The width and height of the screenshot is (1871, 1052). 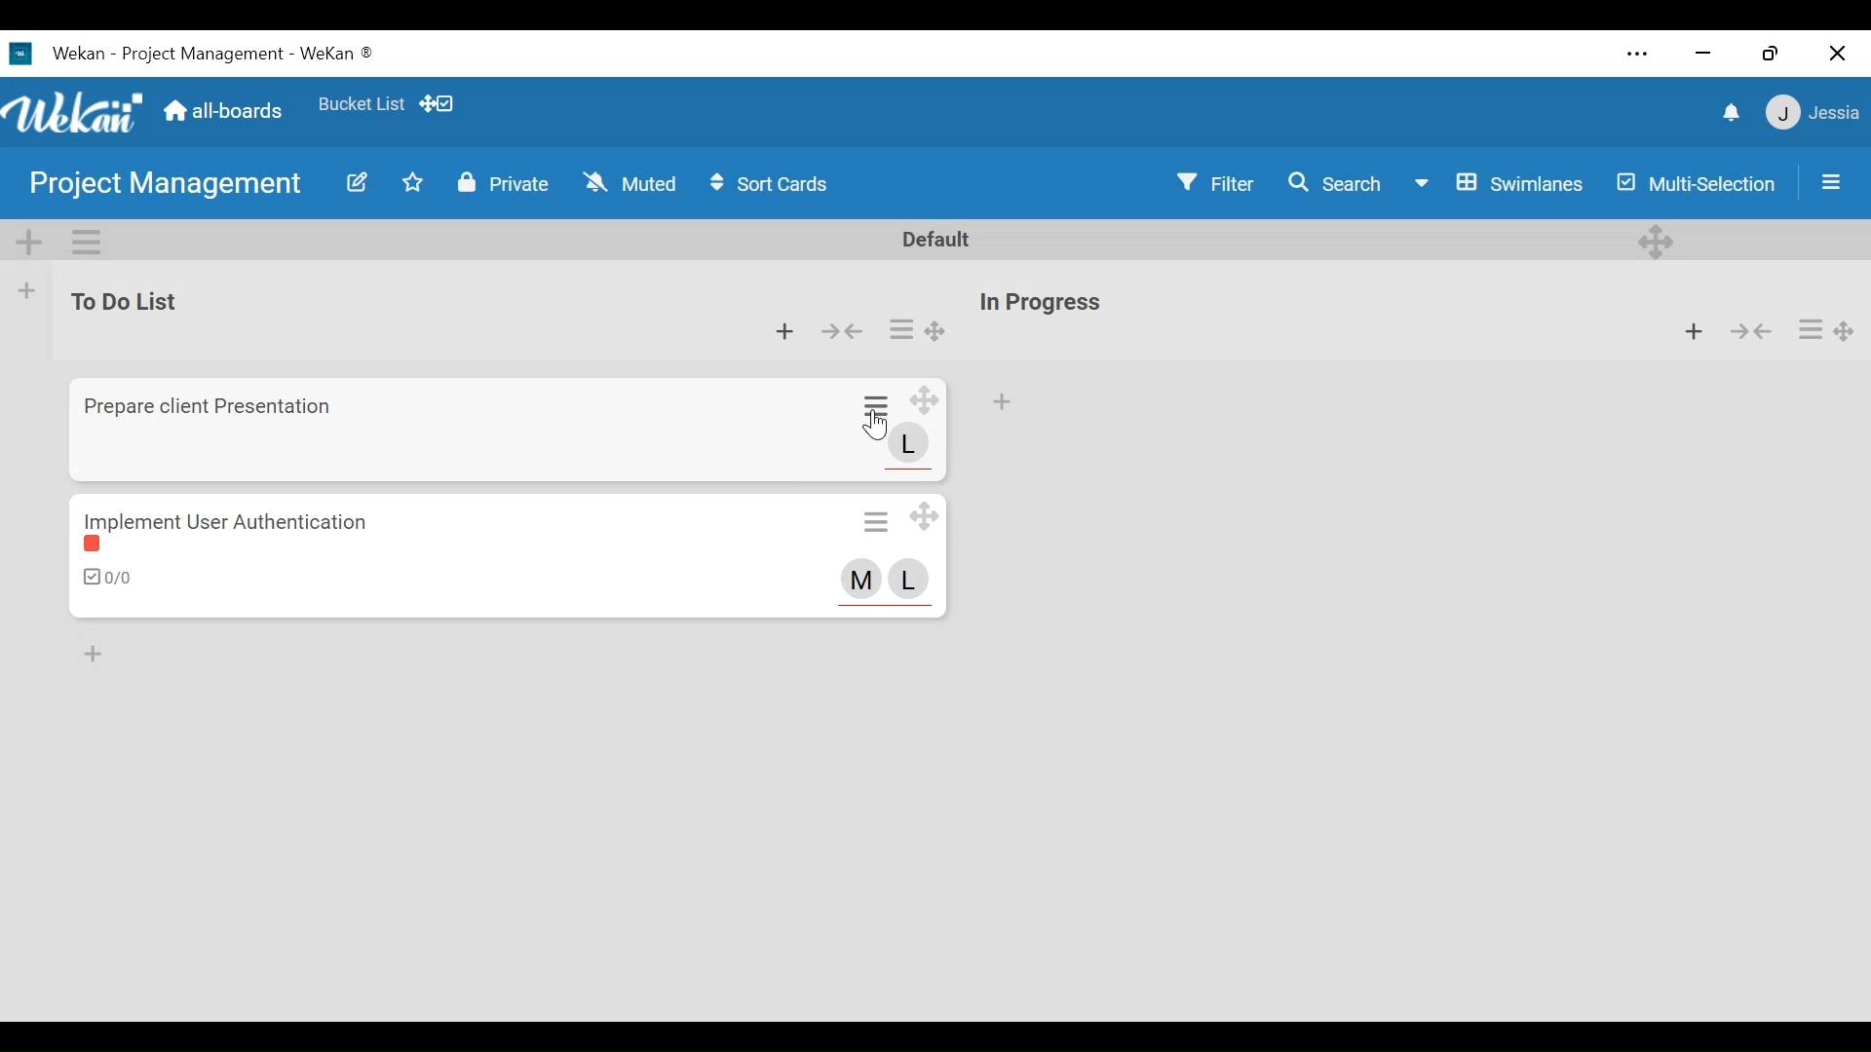 What do you see at coordinates (93, 656) in the screenshot?
I see `Add Card to Botton of the list` at bounding box center [93, 656].